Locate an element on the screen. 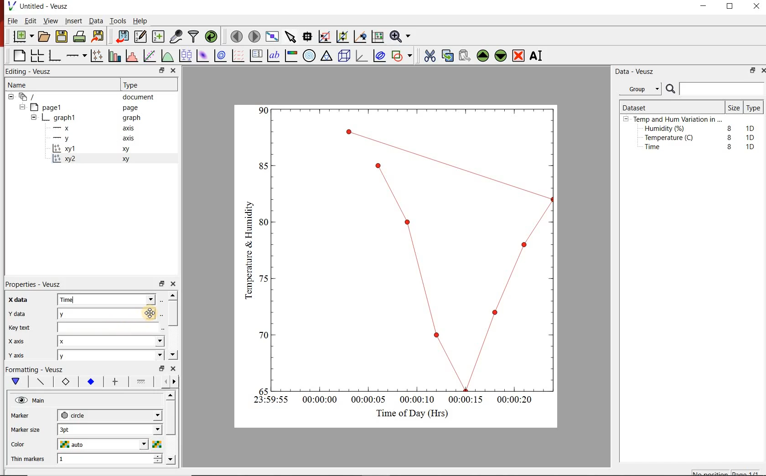 Image resolution: width=766 pixels, height=476 pixels. Read data points on the graph is located at coordinates (308, 37).